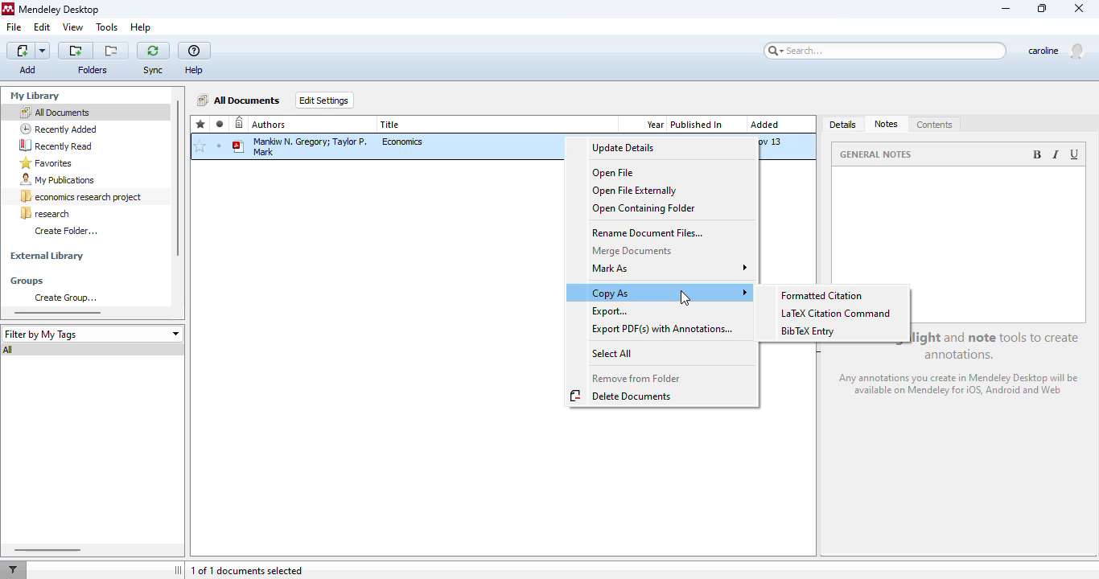 Image resolution: width=1099 pixels, height=579 pixels. Describe the element at coordinates (614, 353) in the screenshot. I see `select all` at that location.